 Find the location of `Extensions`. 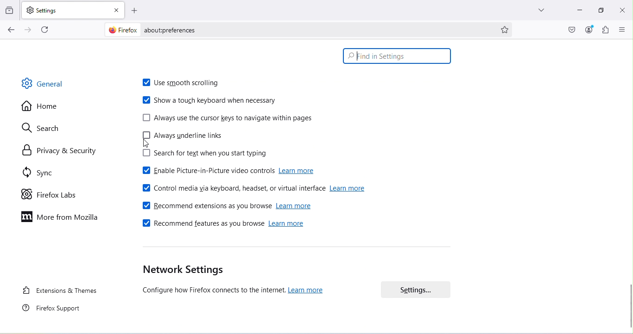

Extensions is located at coordinates (604, 31).